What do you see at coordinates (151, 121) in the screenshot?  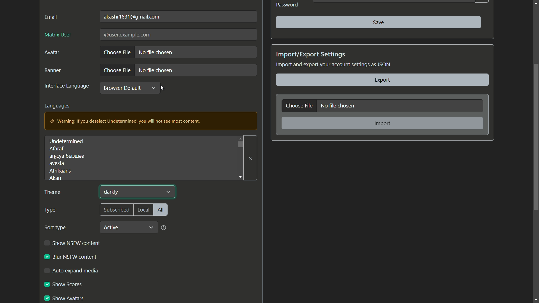 I see `warning pop` at bounding box center [151, 121].